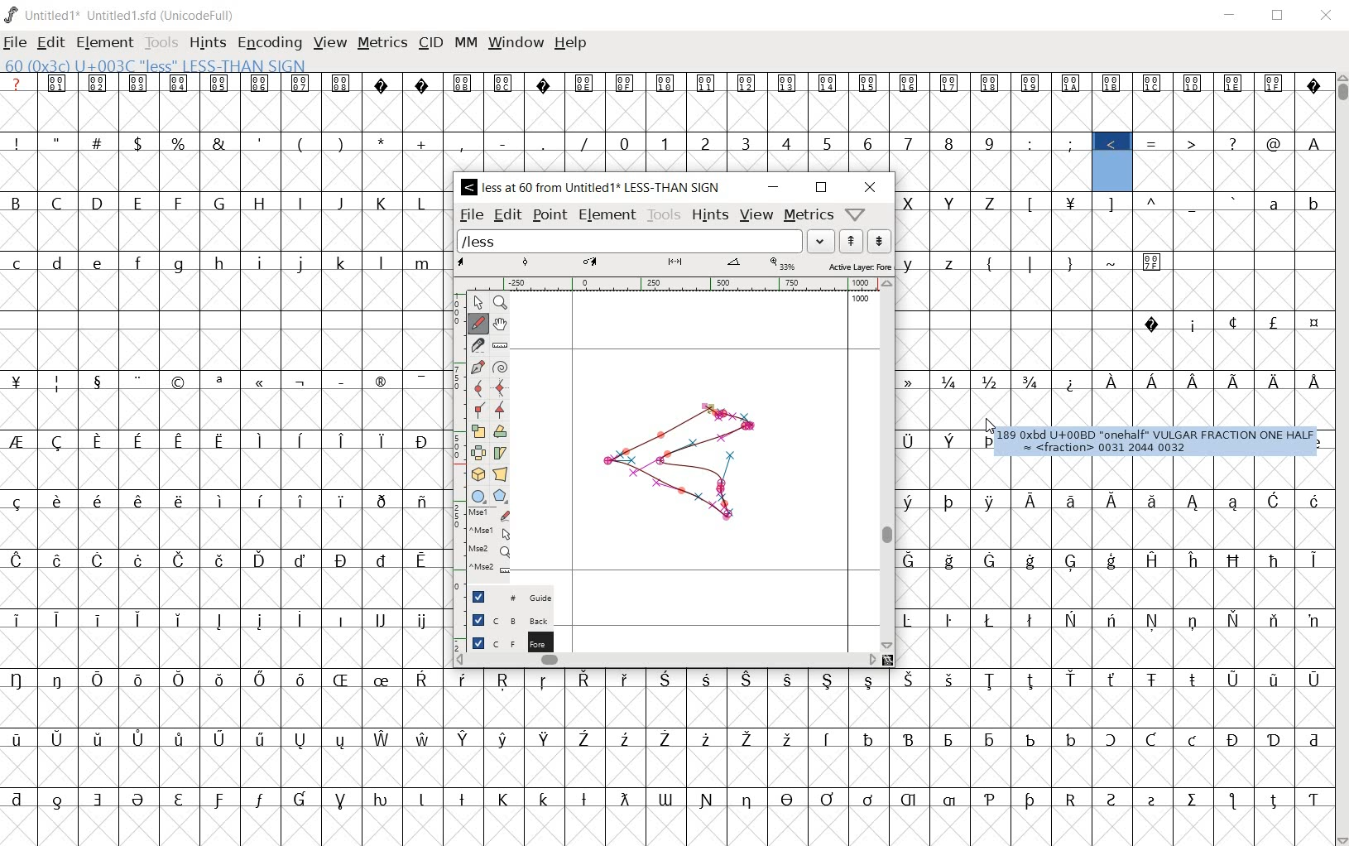 This screenshot has height=846, width=1349. Describe the element at coordinates (593, 188) in the screenshot. I see `< less at 60 from Untitled1 LESS-THAN SIGN` at that location.